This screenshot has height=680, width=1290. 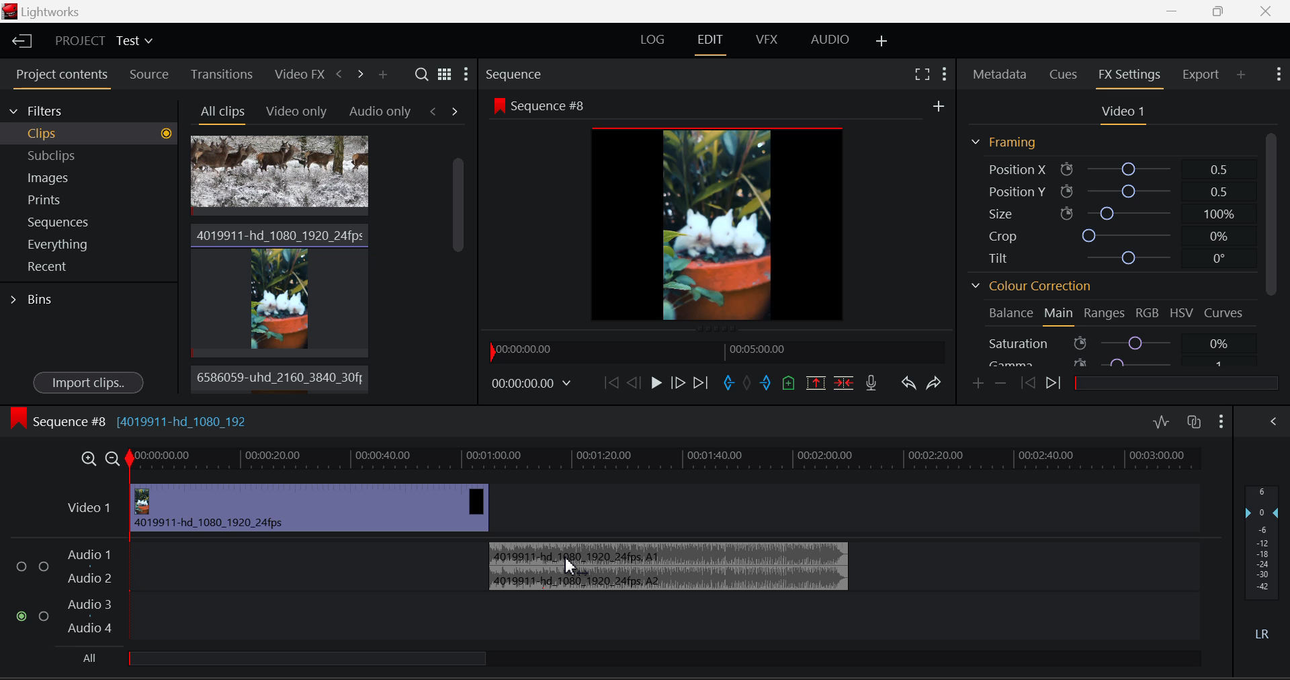 I want to click on Add keyframe, so click(x=978, y=384).